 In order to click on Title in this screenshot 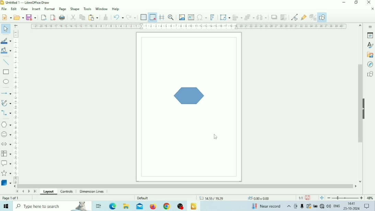, I will do `click(27, 2)`.